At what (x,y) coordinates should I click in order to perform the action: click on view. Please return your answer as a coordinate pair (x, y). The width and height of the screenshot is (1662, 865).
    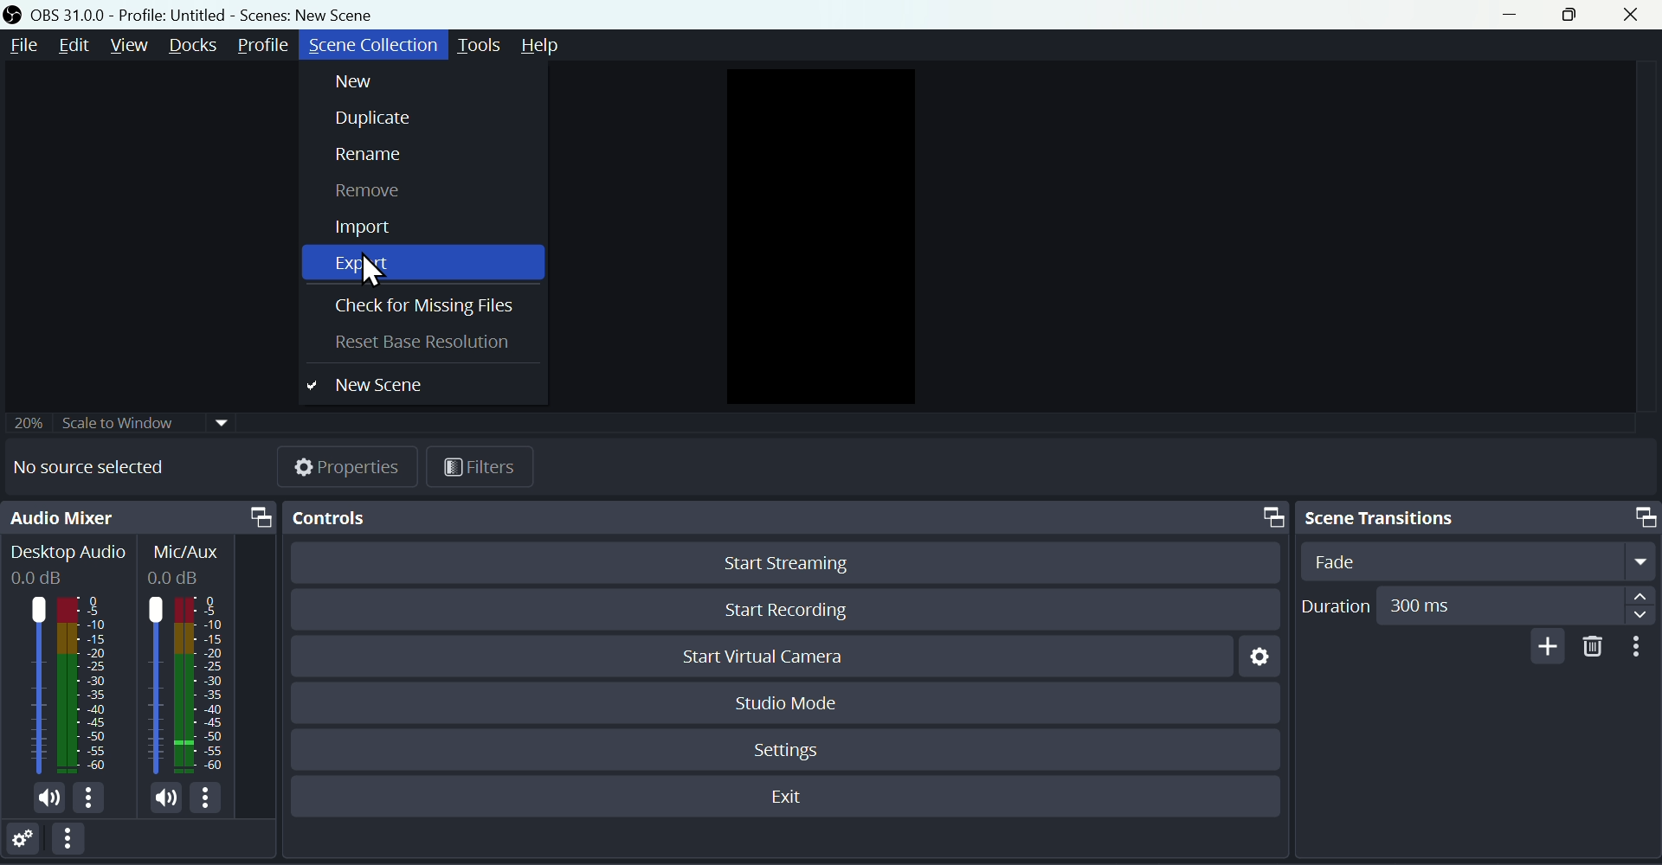
    Looking at the image, I should click on (131, 44).